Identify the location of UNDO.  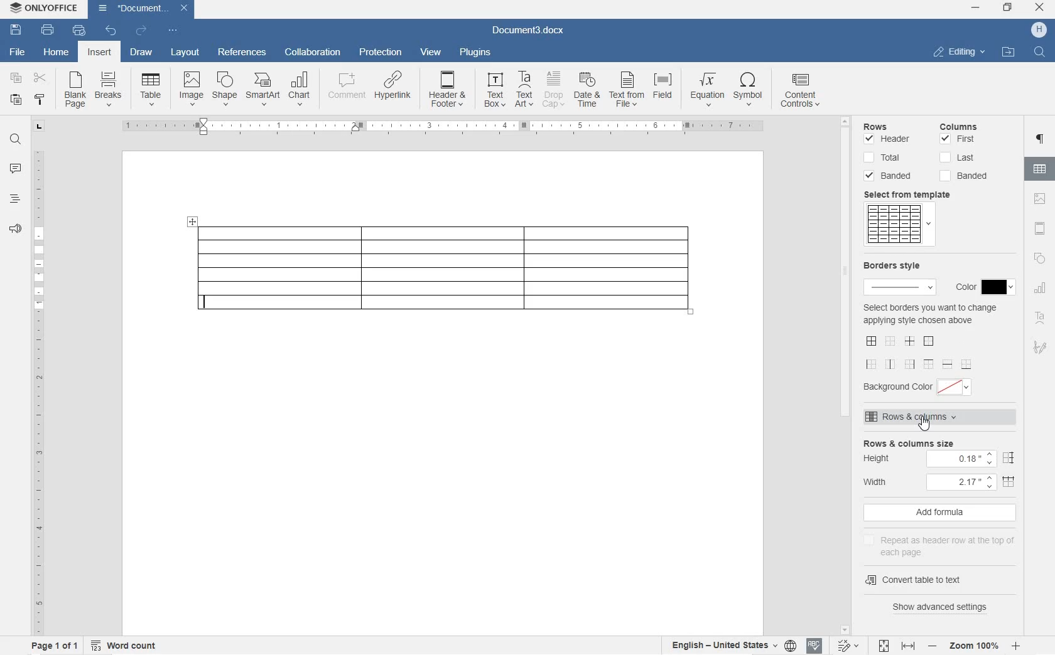
(112, 30).